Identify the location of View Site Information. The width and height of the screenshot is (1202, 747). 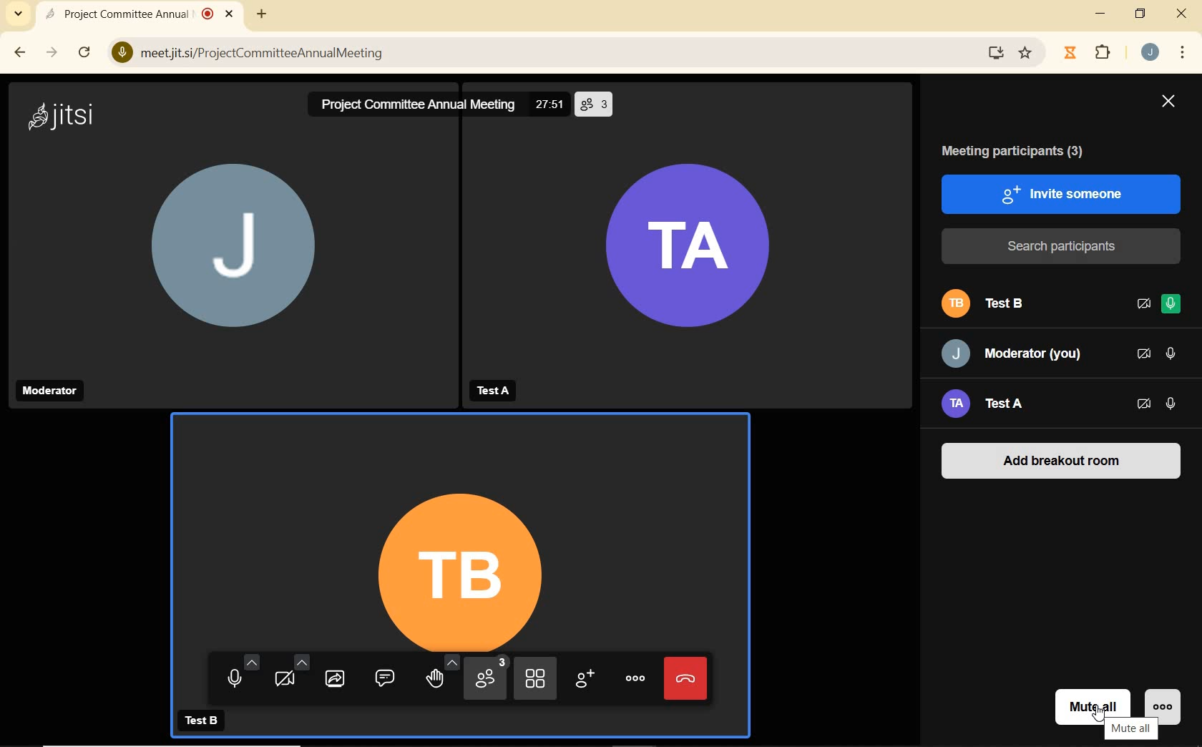
(119, 54).